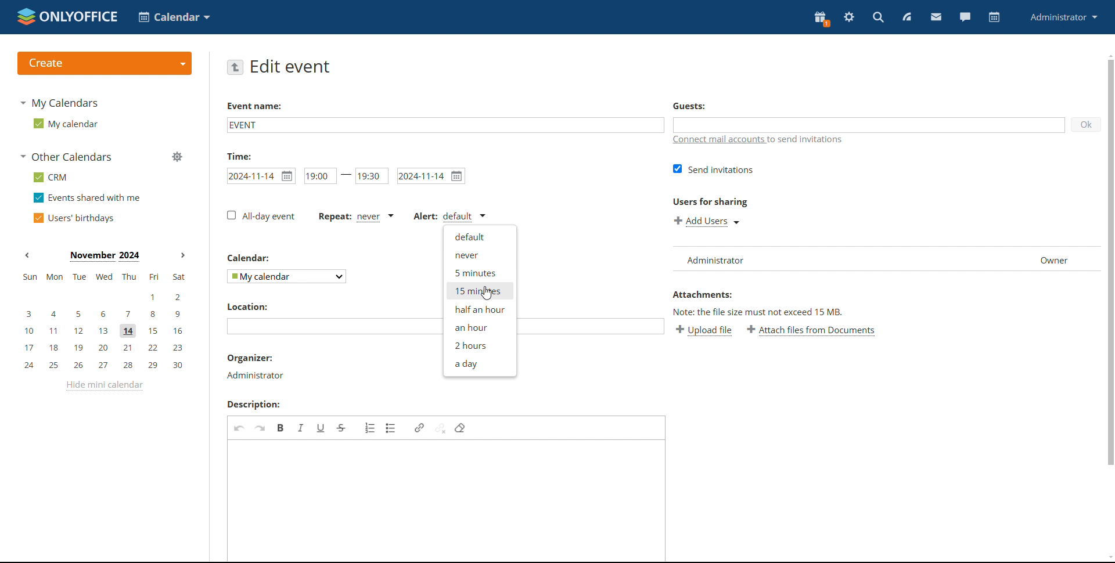 The width and height of the screenshot is (1115, 563). Describe the element at coordinates (372, 176) in the screenshot. I see `end time` at that location.